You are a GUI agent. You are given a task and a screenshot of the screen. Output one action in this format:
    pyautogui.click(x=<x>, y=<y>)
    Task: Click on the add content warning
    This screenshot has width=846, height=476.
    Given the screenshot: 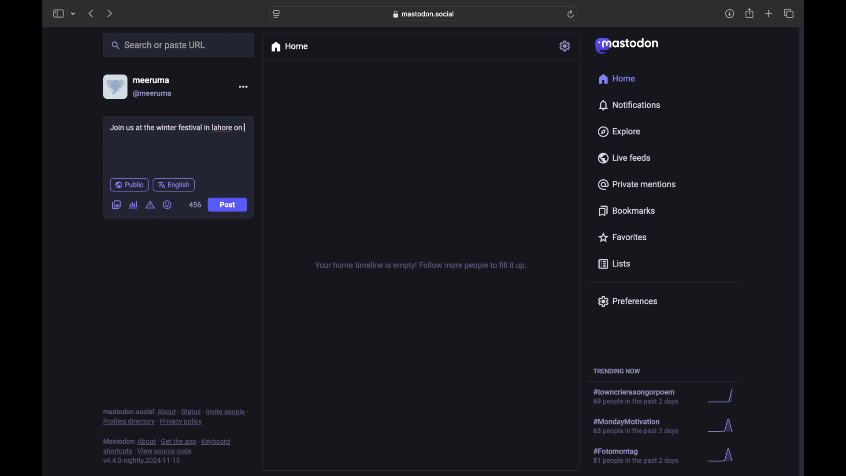 What is the action you would take?
    pyautogui.click(x=150, y=205)
    